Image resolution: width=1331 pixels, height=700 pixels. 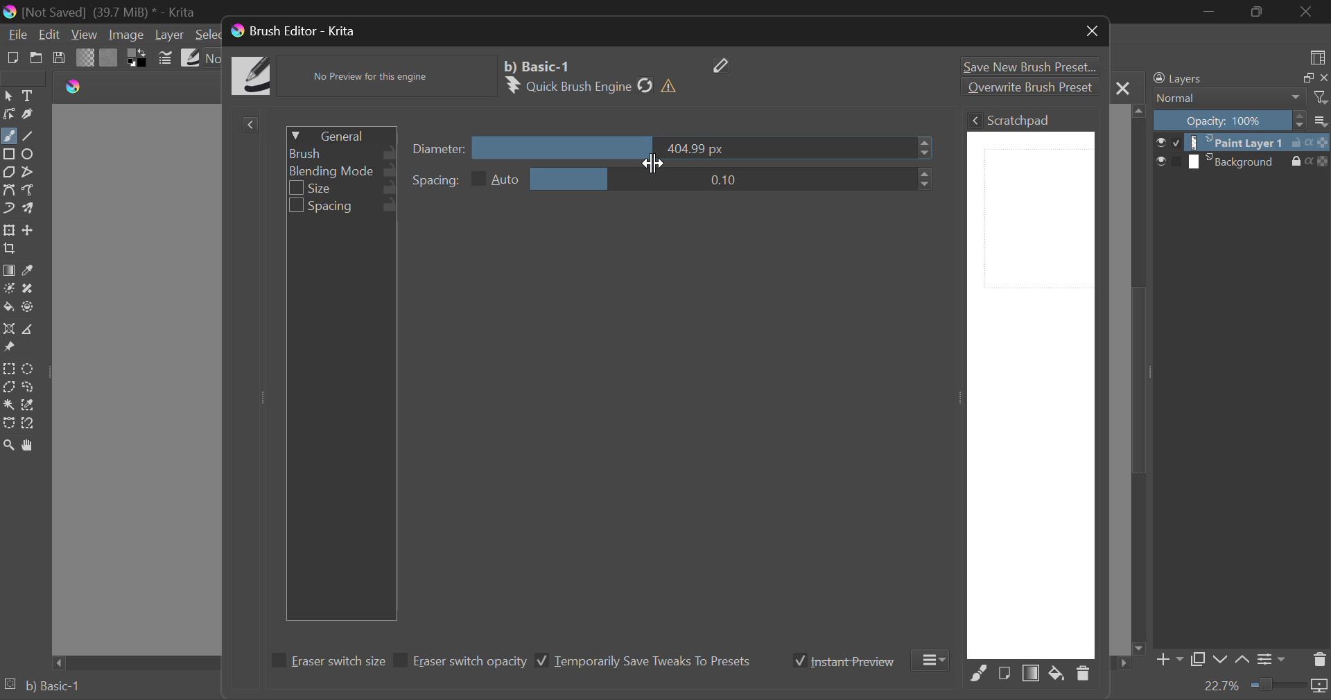 What do you see at coordinates (33, 270) in the screenshot?
I see `Eyedropper` at bounding box center [33, 270].